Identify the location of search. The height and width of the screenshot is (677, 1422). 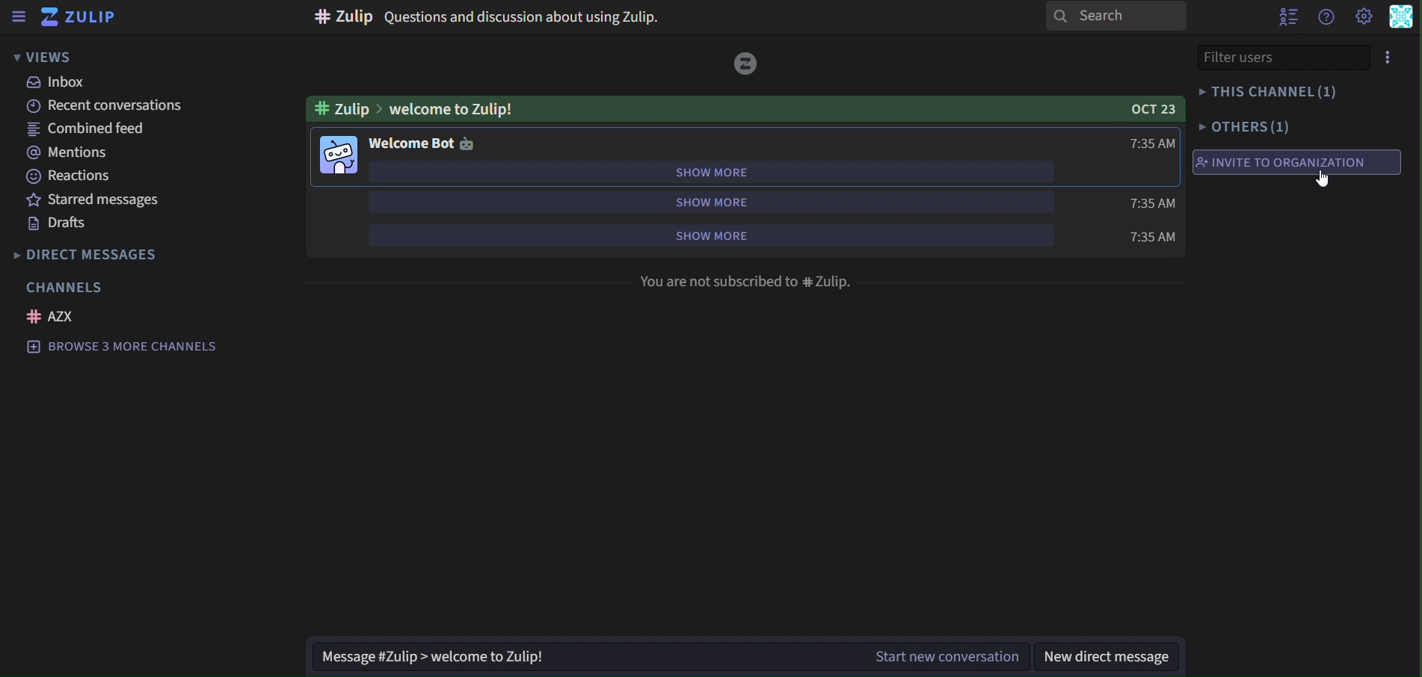
(1115, 16).